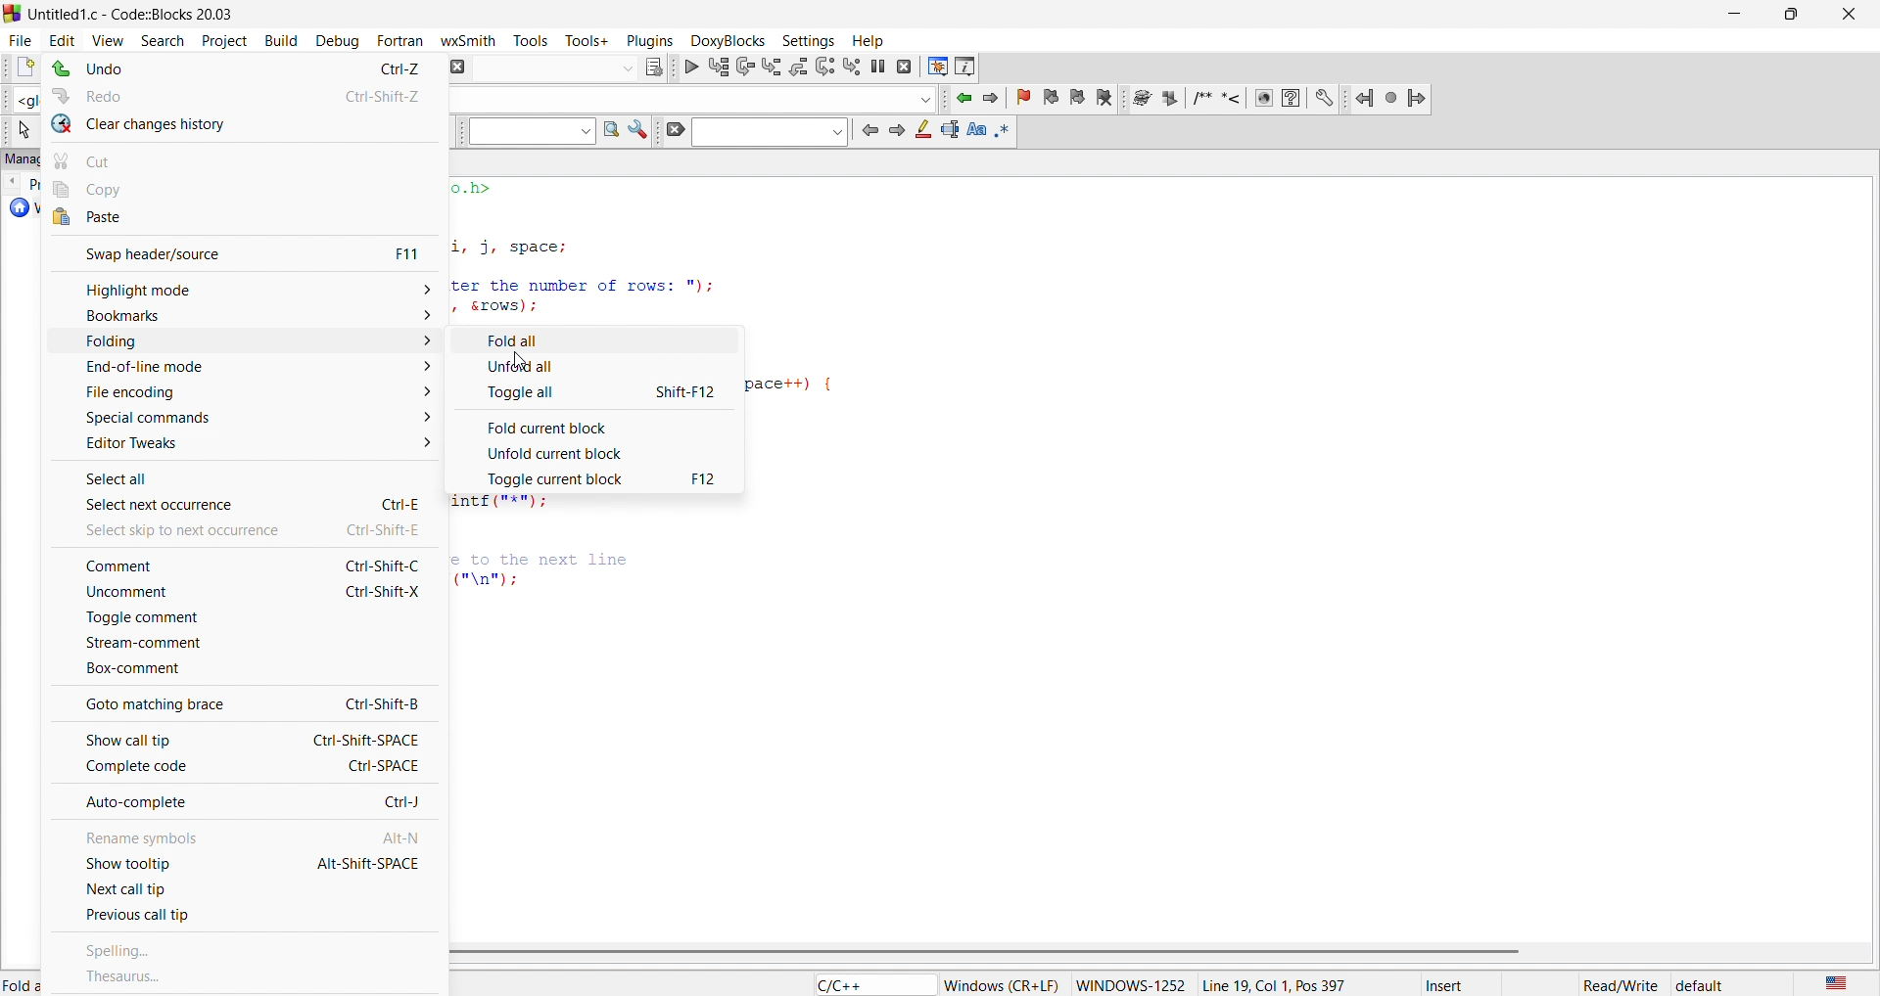 This screenshot has width=1880, height=996. I want to click on show tooltip, so click(239, 863).